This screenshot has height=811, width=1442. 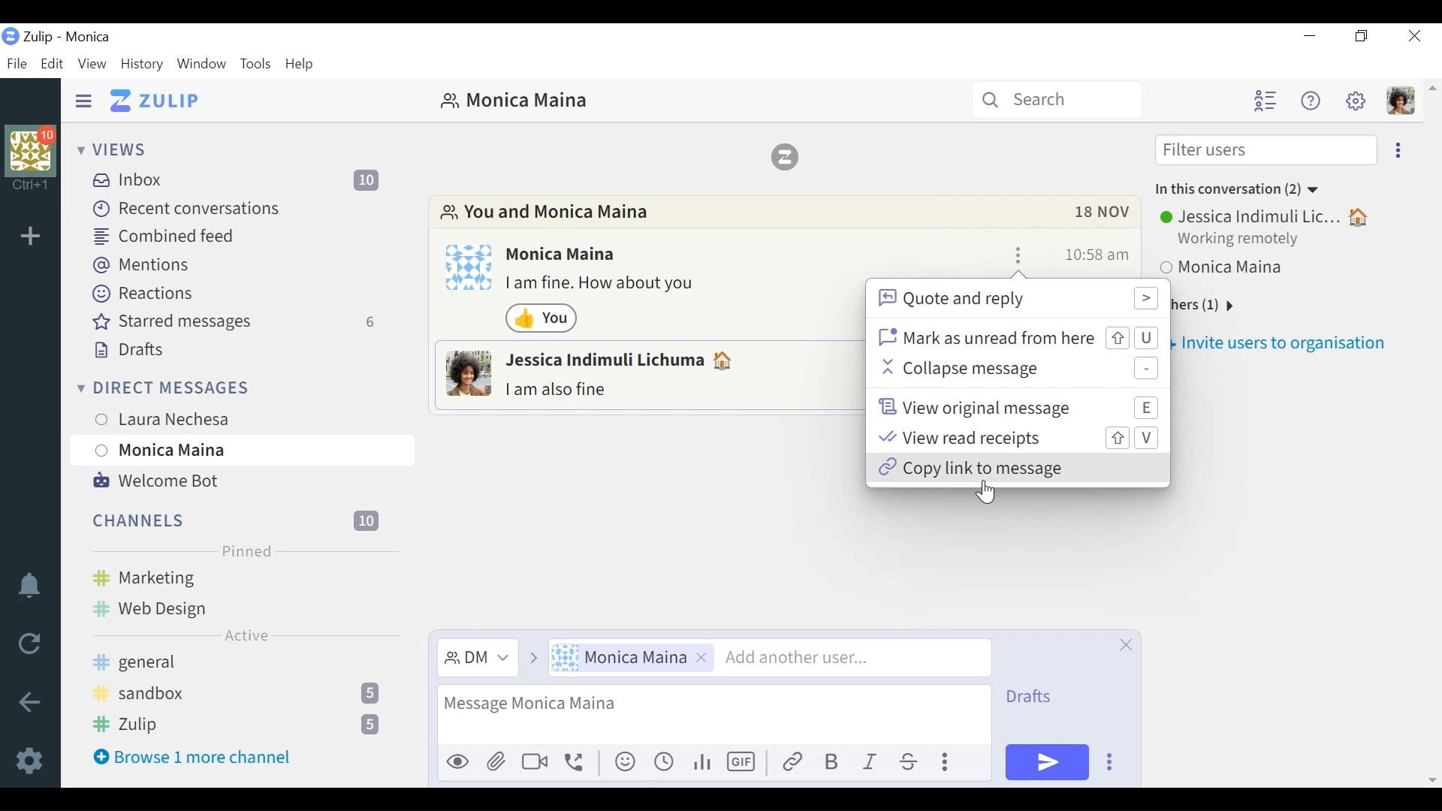 I want to click on Working remotely, so click(x=1243, y=242).